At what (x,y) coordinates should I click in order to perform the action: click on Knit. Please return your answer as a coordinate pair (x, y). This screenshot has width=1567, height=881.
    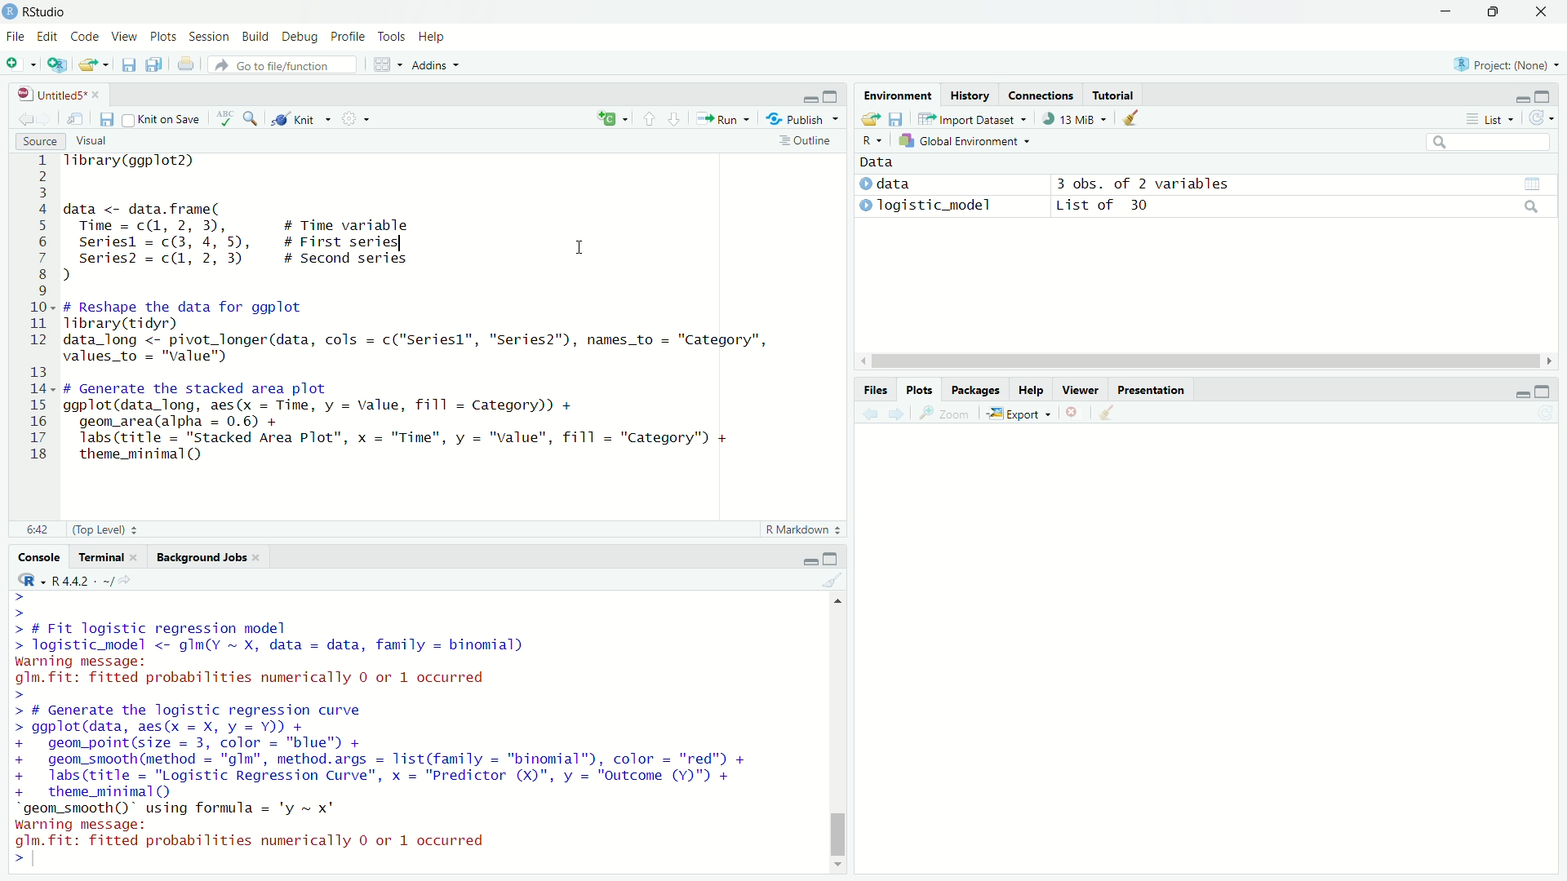
    Looking at the image, I should click on (302, 120).